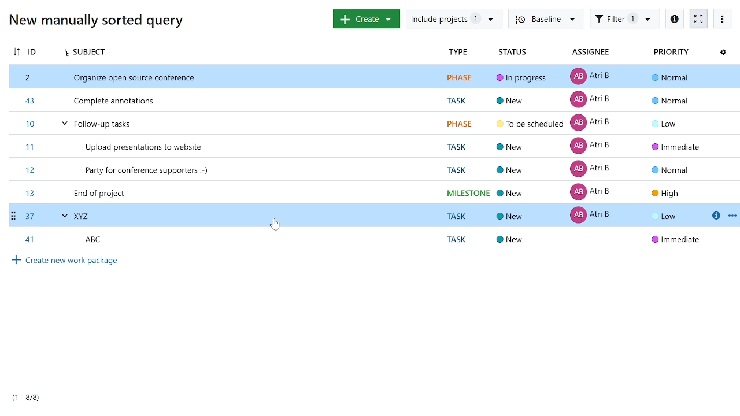 This screenshot has width=740, height=416. What do you see at coordinates (364, 215) in the screenshot?
I see `task name "XYZ"` at bounding box center [364, 215].